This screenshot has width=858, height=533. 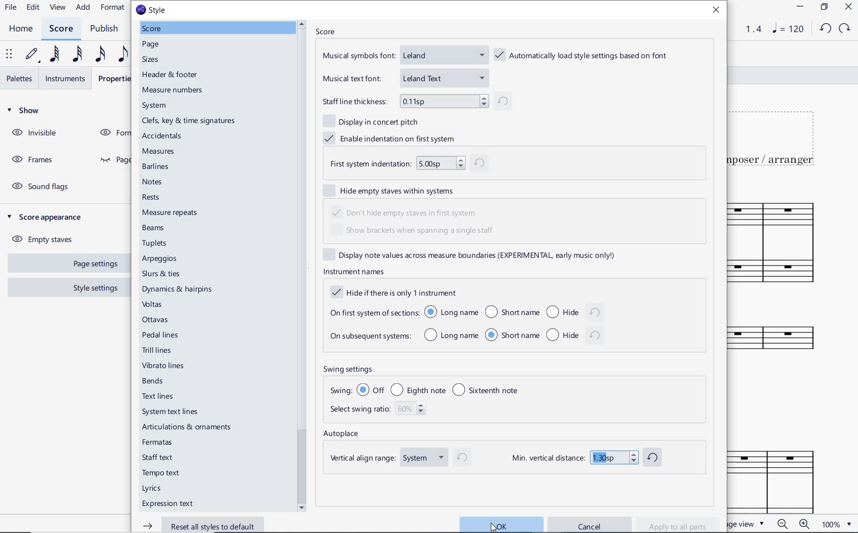 I want to click on Min. vertical distance, so click(x=586, y=456).